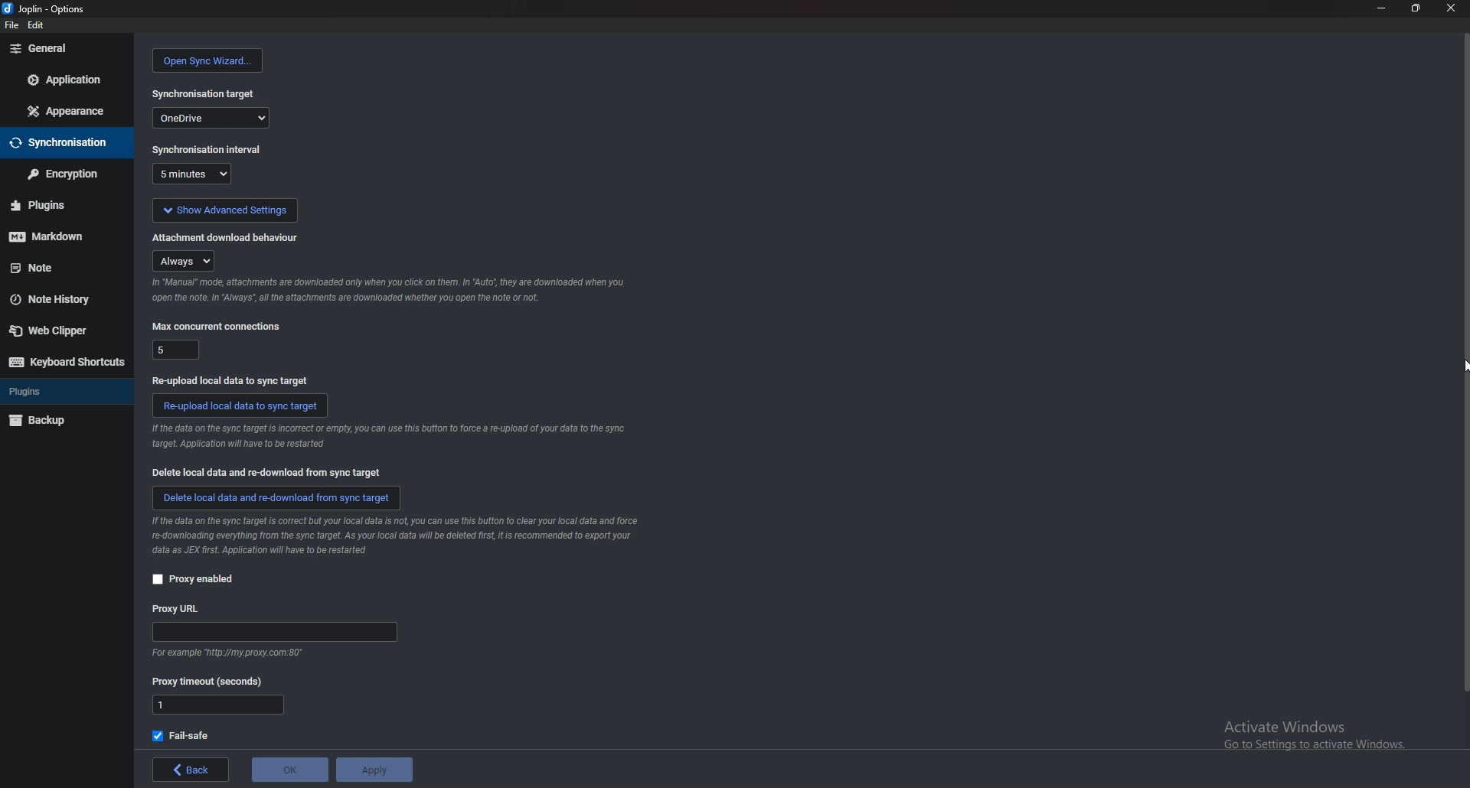 This screenshot has width=1470, height=788. Describe the element at coordinates (47, 9) in the screenshot. I see `options` at that location.